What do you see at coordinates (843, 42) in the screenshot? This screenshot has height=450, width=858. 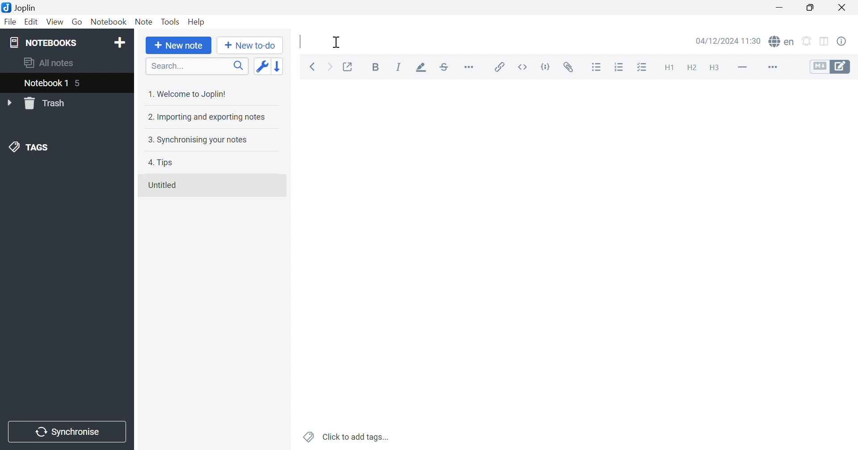 I see `Note properties` at bounding box center [843, 42].